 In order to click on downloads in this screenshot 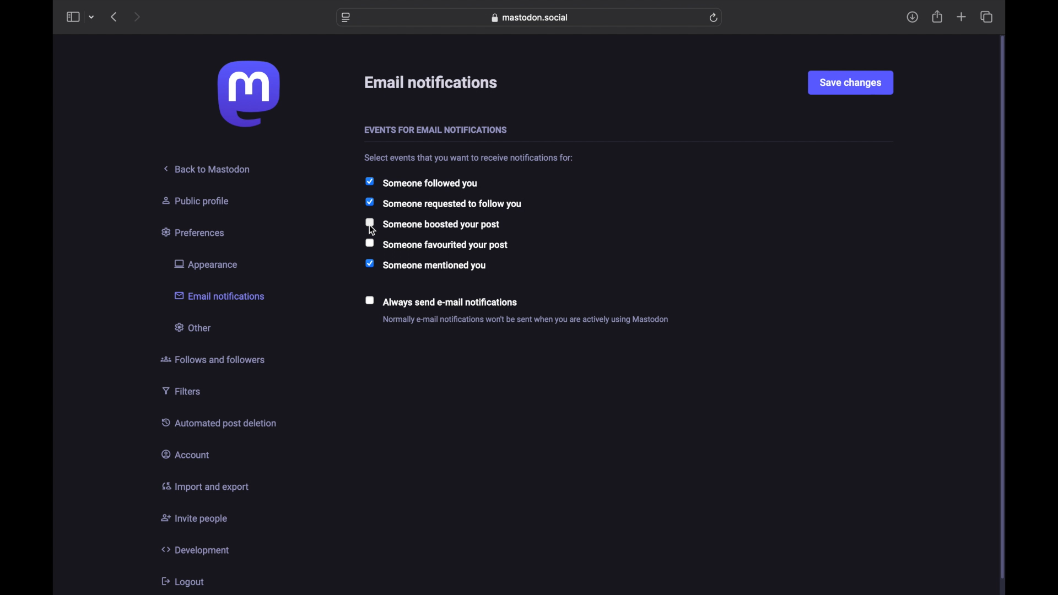, I will do `click(912, 17)`.